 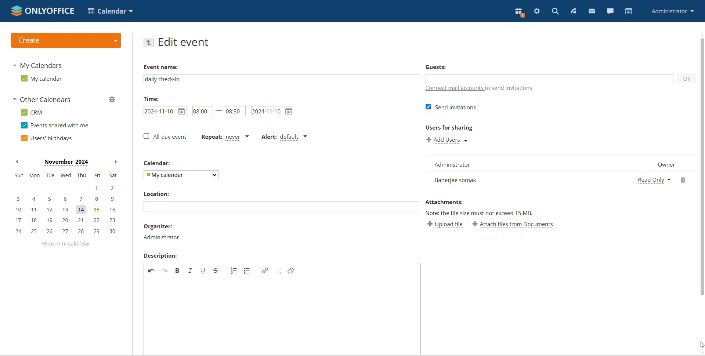 I want to click on previous month, so click(x=17, y=162).